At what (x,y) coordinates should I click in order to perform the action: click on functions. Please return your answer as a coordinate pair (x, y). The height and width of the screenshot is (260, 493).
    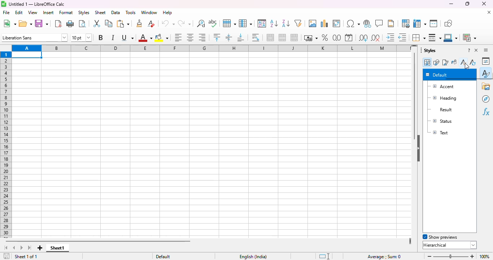
    Looking at the image, I should click on (486, 112).